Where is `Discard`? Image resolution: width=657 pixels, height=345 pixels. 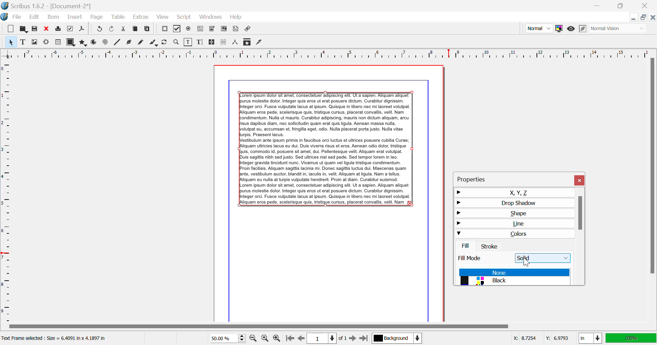 Discard is located at coordinates (47, 29).